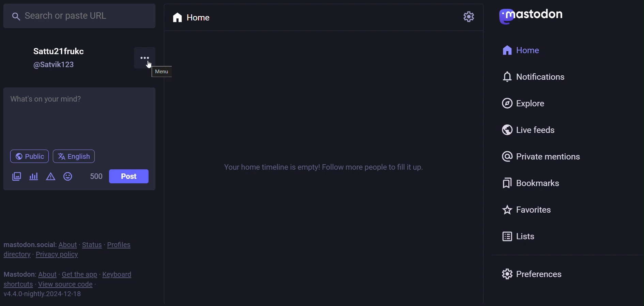  I want to click on Sattu21frukc, so click(60, 51).